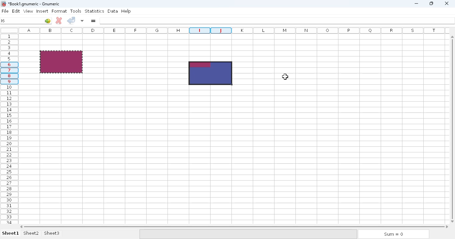  What do you see at coordinates (31, 233) in the screenshot?
I see `sheet2` at bounding box center [31, 233].